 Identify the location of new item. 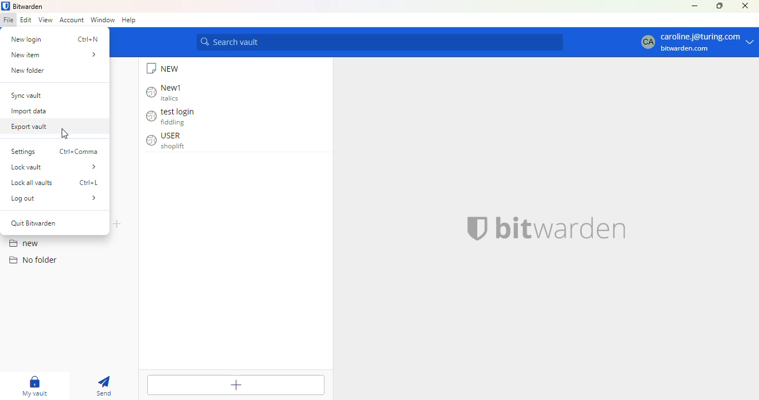
(55, 55).